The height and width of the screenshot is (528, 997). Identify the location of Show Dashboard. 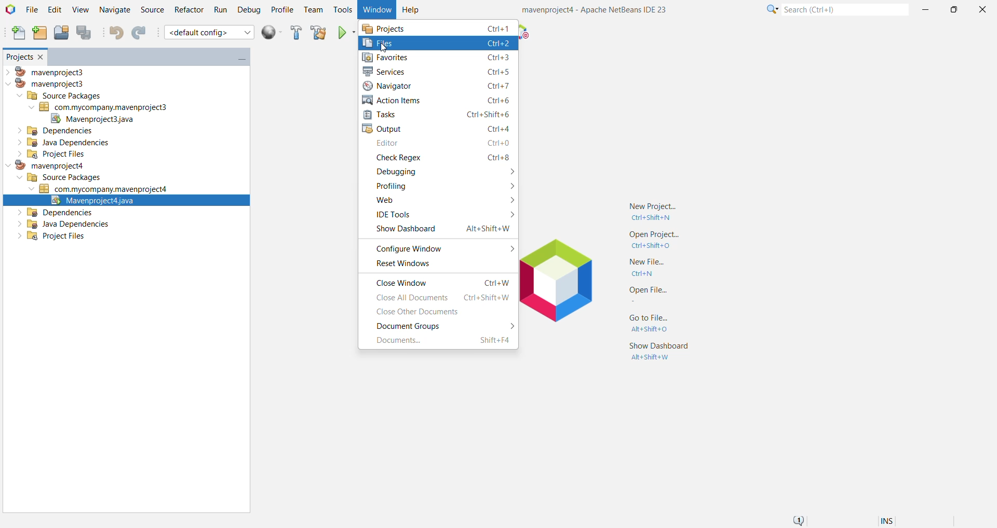
(440, 229).